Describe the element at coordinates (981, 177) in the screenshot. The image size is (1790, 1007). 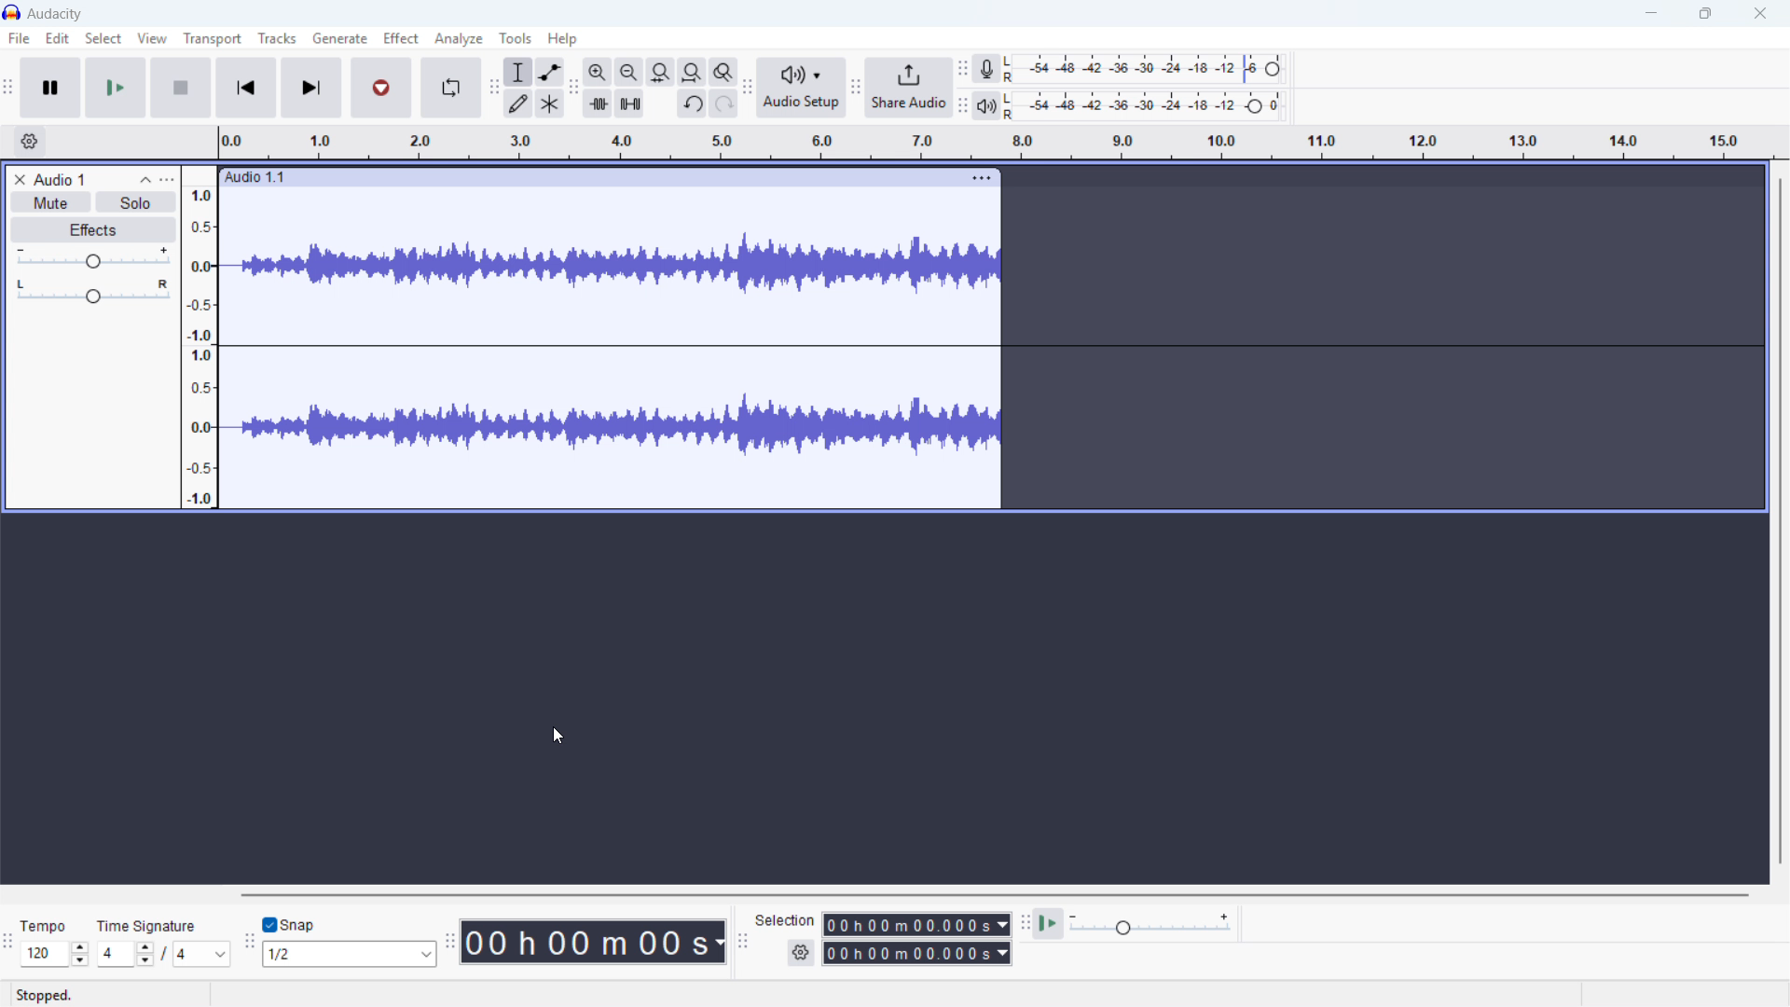
I see `Track options ` at that location.